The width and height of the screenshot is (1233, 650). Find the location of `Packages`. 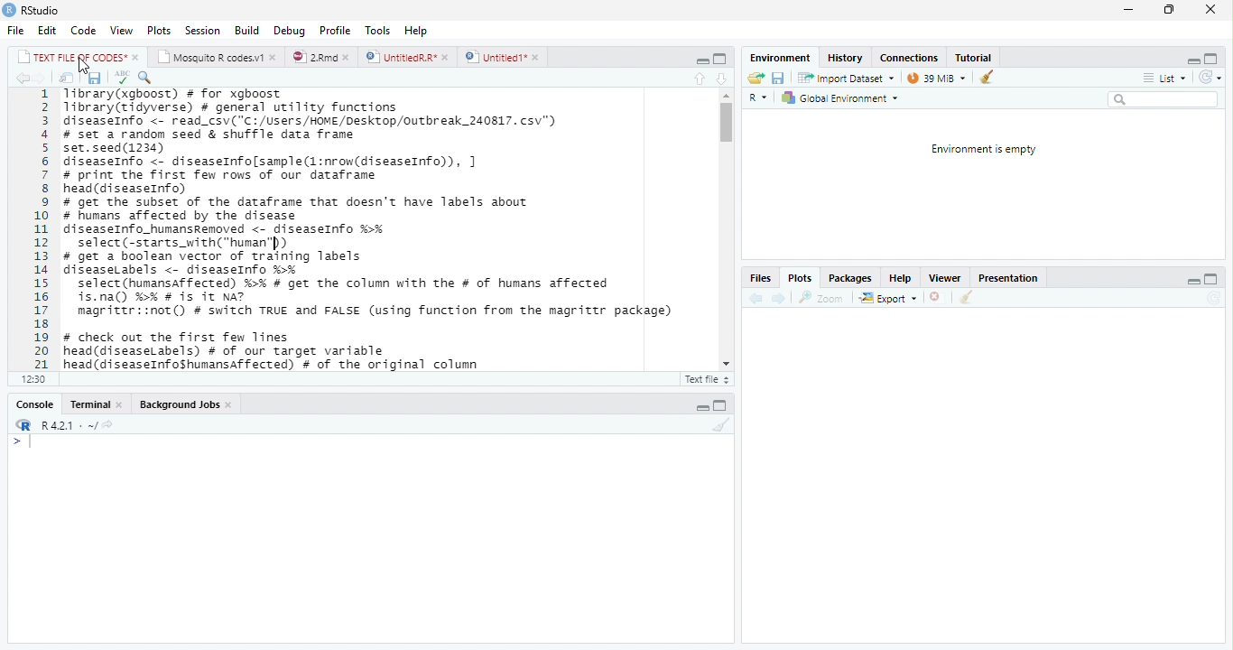

Packages is located at coordinates (850, 278).